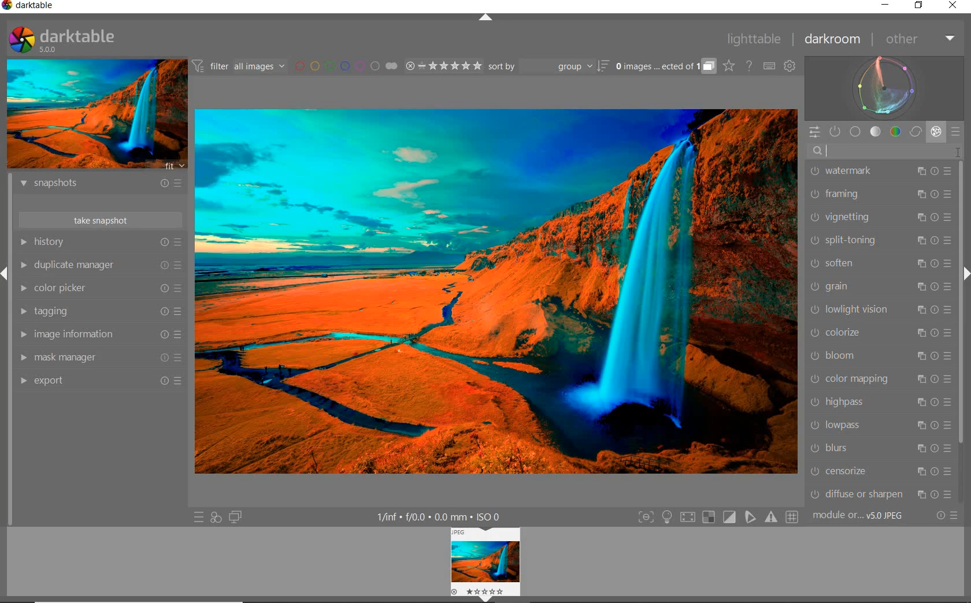 The height and width of the screenshot is (603, 971). Describe the element at coordinates (836, 132) in the screenshot. I see `SHOW ONLY ACTIVE MODULES` at that location.